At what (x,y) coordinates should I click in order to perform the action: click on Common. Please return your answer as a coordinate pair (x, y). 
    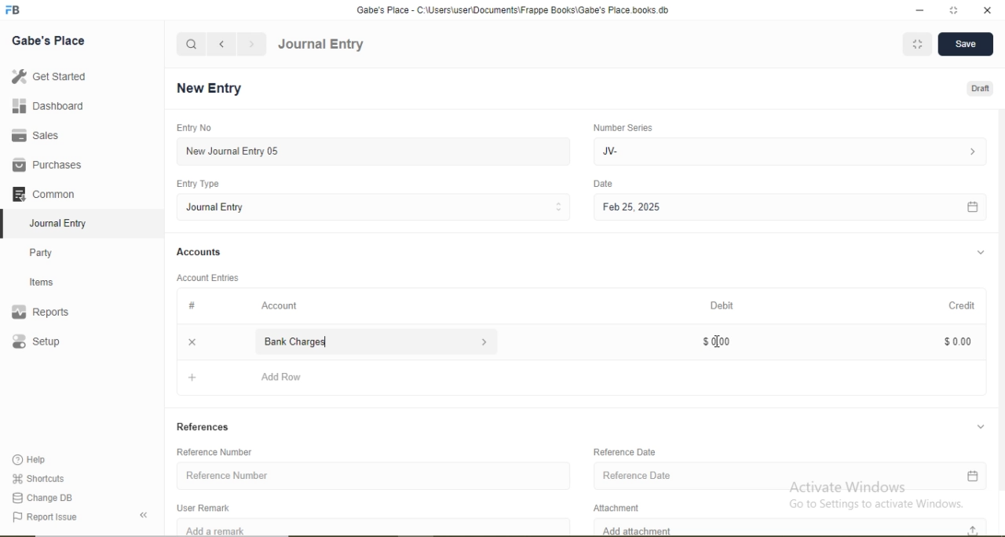
    Looking at the image, I should click on (47, 192).